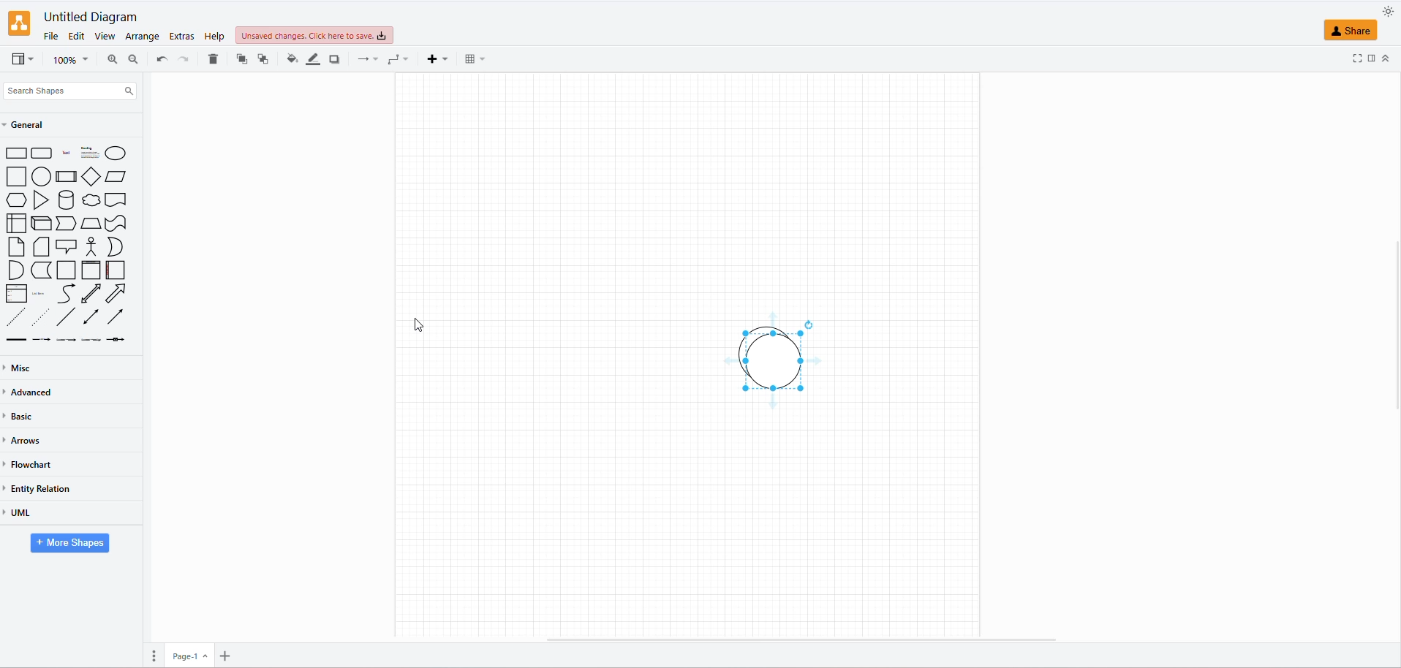 The width and height of the screenshot is (1401, 668). I want to click on CIRCLE, so click(39, 177).